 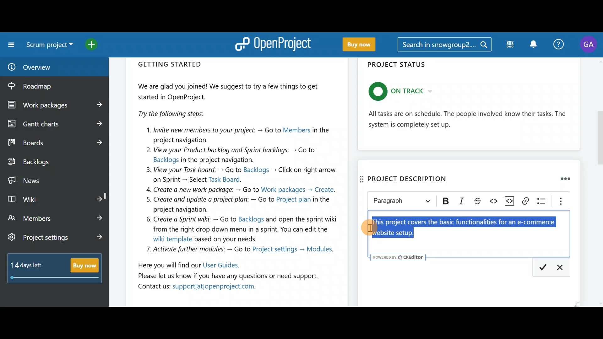 What do you see at coordinates (567, 180) in the screenshot?
I see `Remove widget` at bounding box center [567, 180].